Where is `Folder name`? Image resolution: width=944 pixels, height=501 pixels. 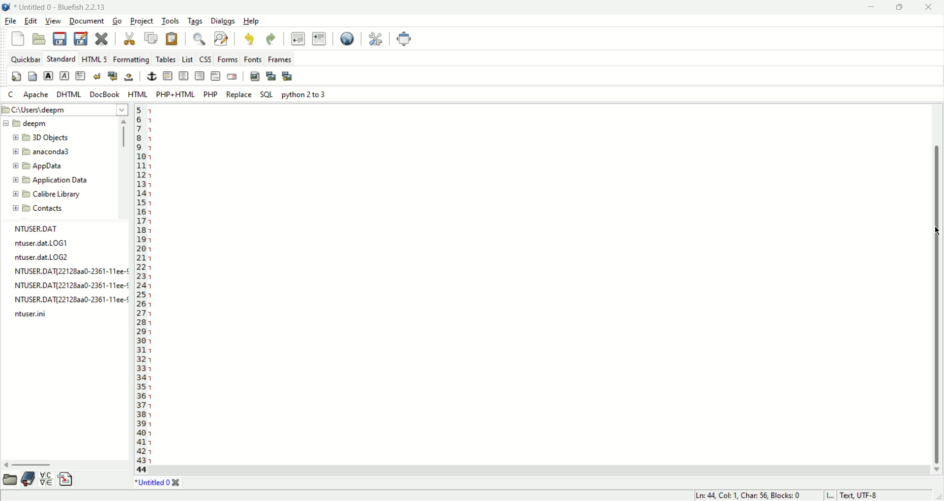
Folder name is located at coordinates (50, 179).